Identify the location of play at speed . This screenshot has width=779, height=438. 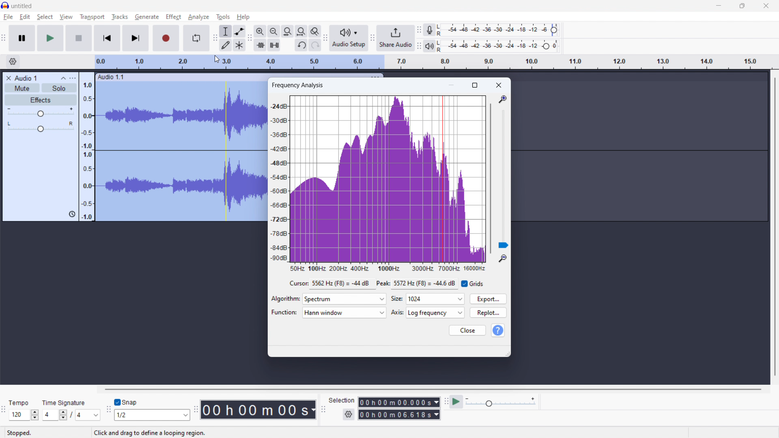
(456, 402).